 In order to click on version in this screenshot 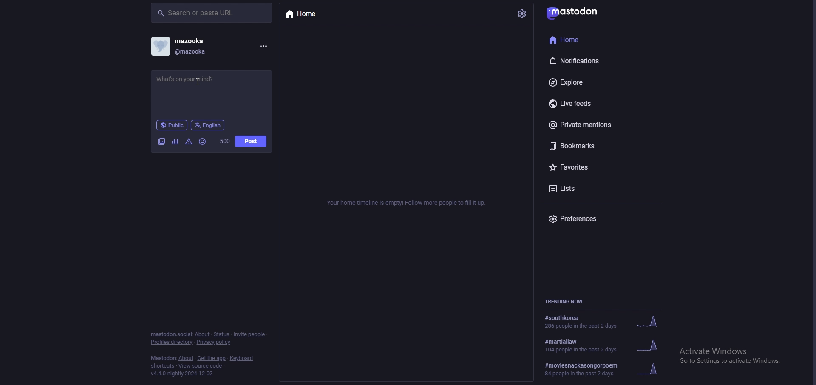, I will do `click(182, 374)`.